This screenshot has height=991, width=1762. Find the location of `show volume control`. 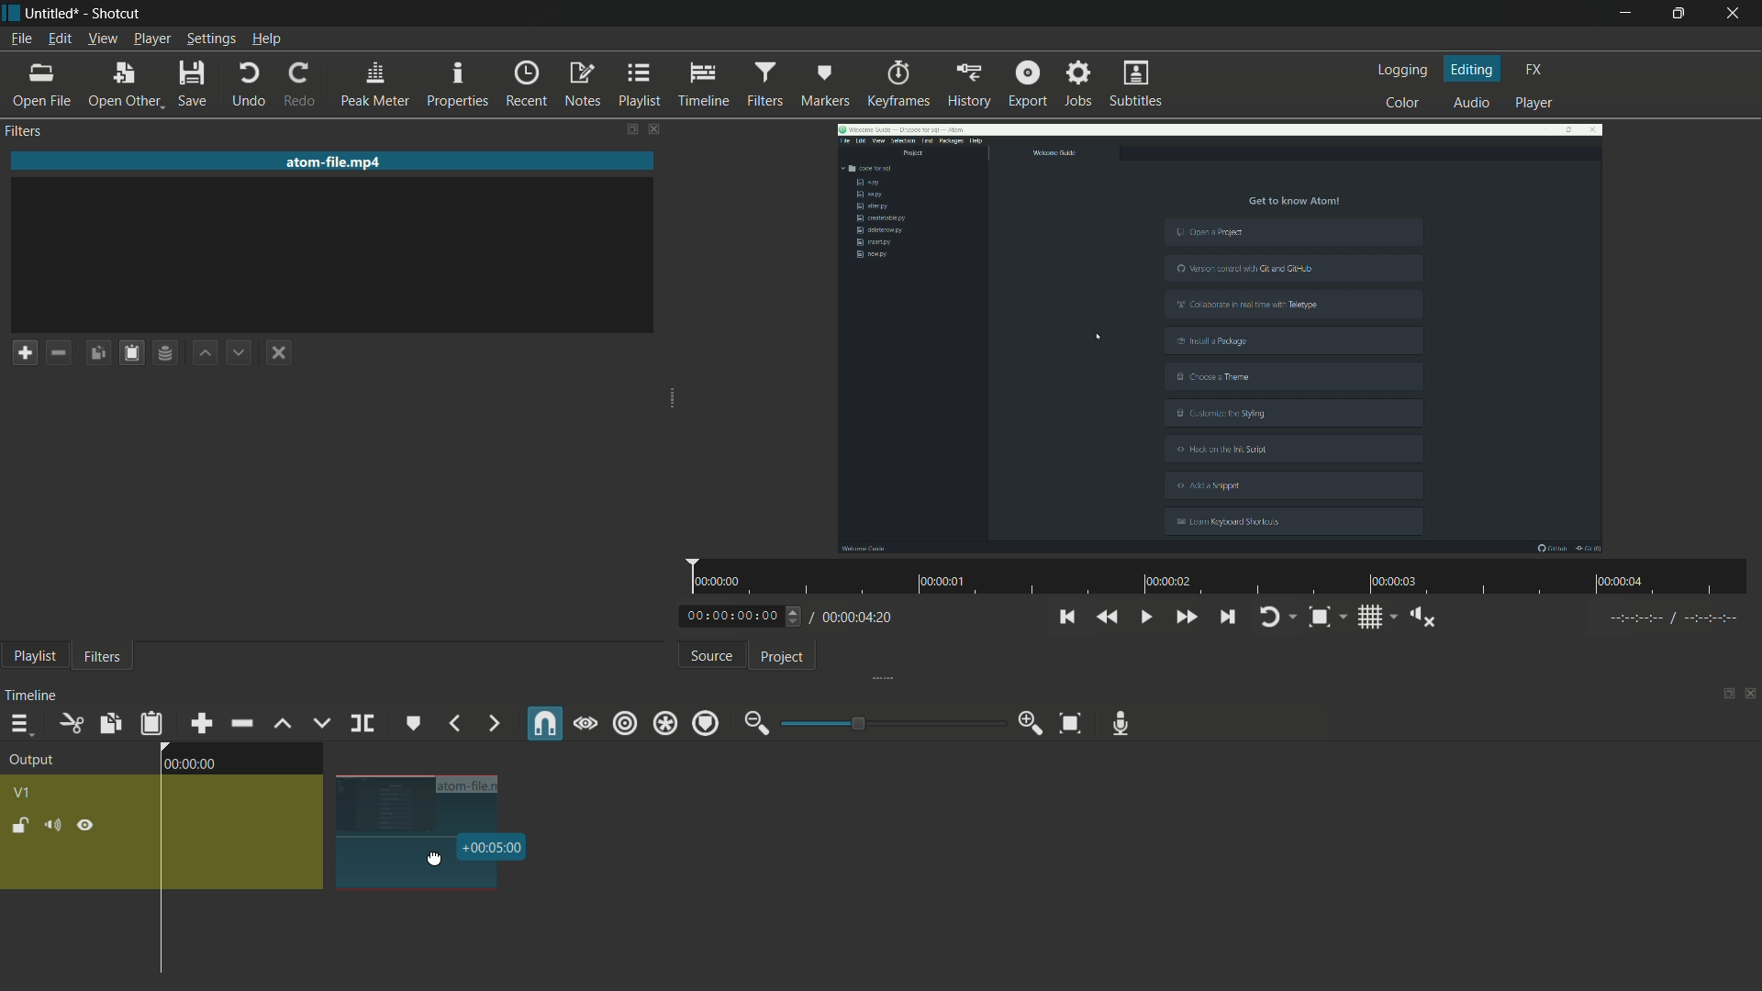

show volume control is located at coordinates (1423, 618).